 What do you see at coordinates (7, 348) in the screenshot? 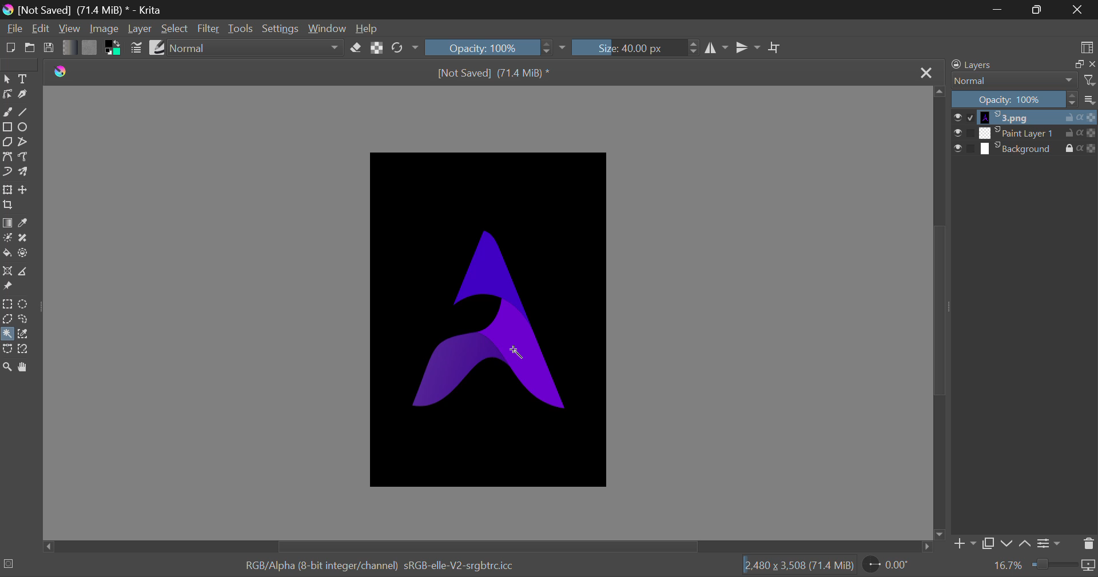
I see `Bezier Curve Selection` at bounding box center [7, 348].